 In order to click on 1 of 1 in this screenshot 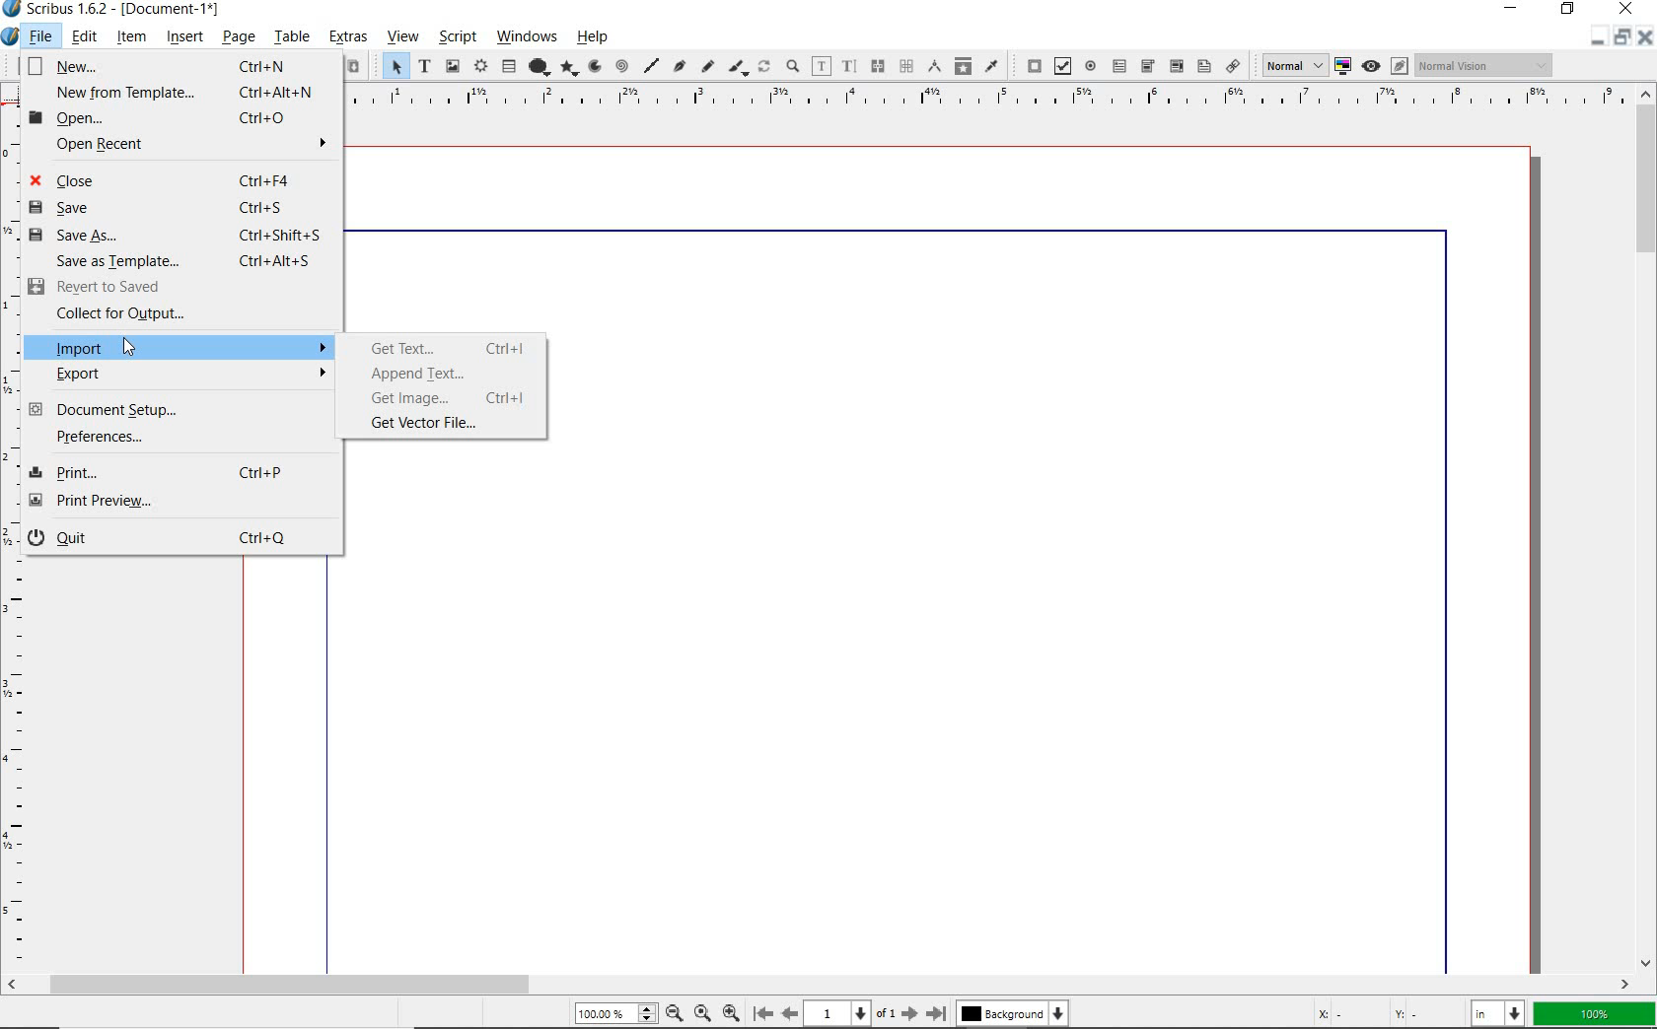, I will do `click(850, 1014)`.